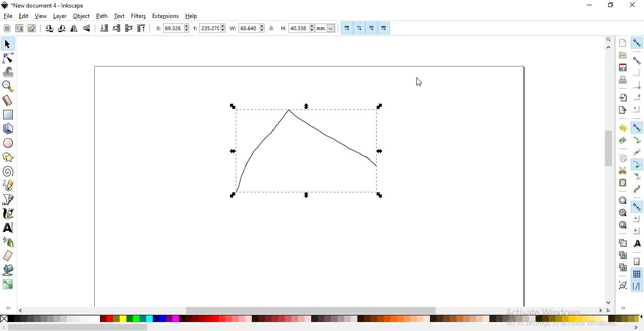 The height and width of the screenshot is (331, 644). Describe the element at coordinates (8, 16) in the screenshot. I see `file` at that location.